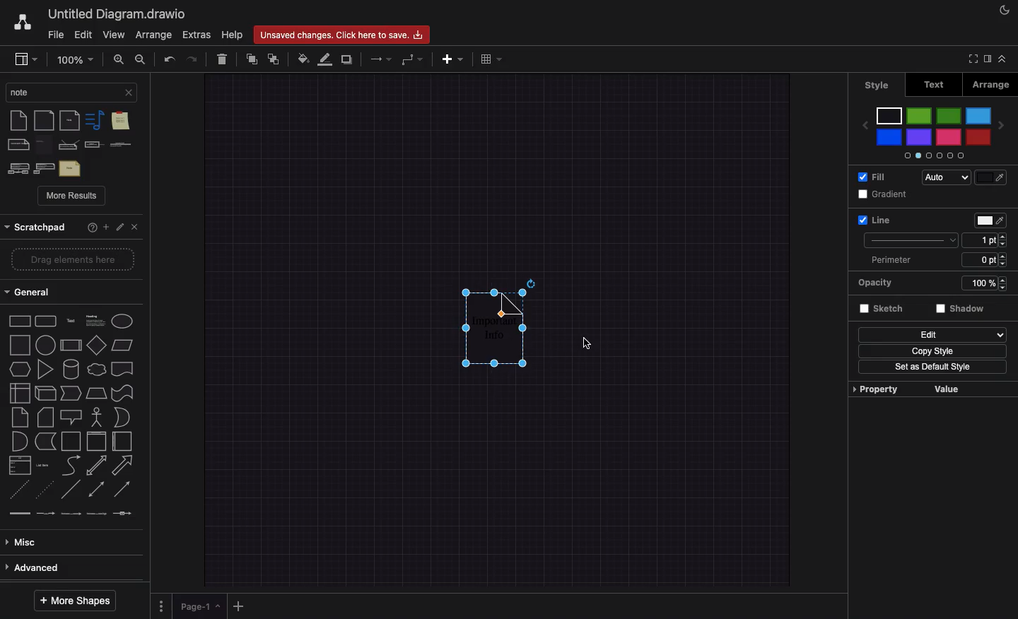 This screenshot has width=1018, height=619. Describe the element at coordinates (24, 22) in the screenshot. I see `Draw.io` at that location.